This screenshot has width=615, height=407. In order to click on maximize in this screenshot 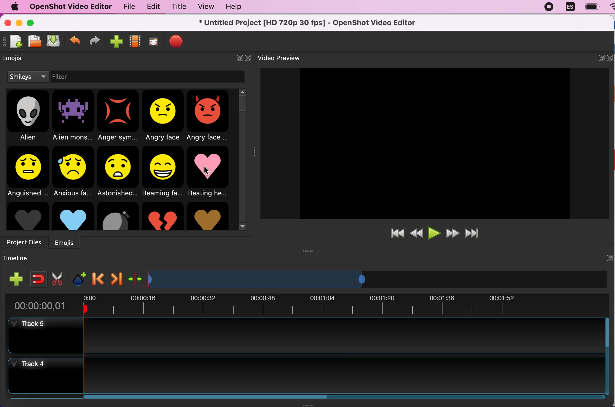, I will do `click(32, 22)`.